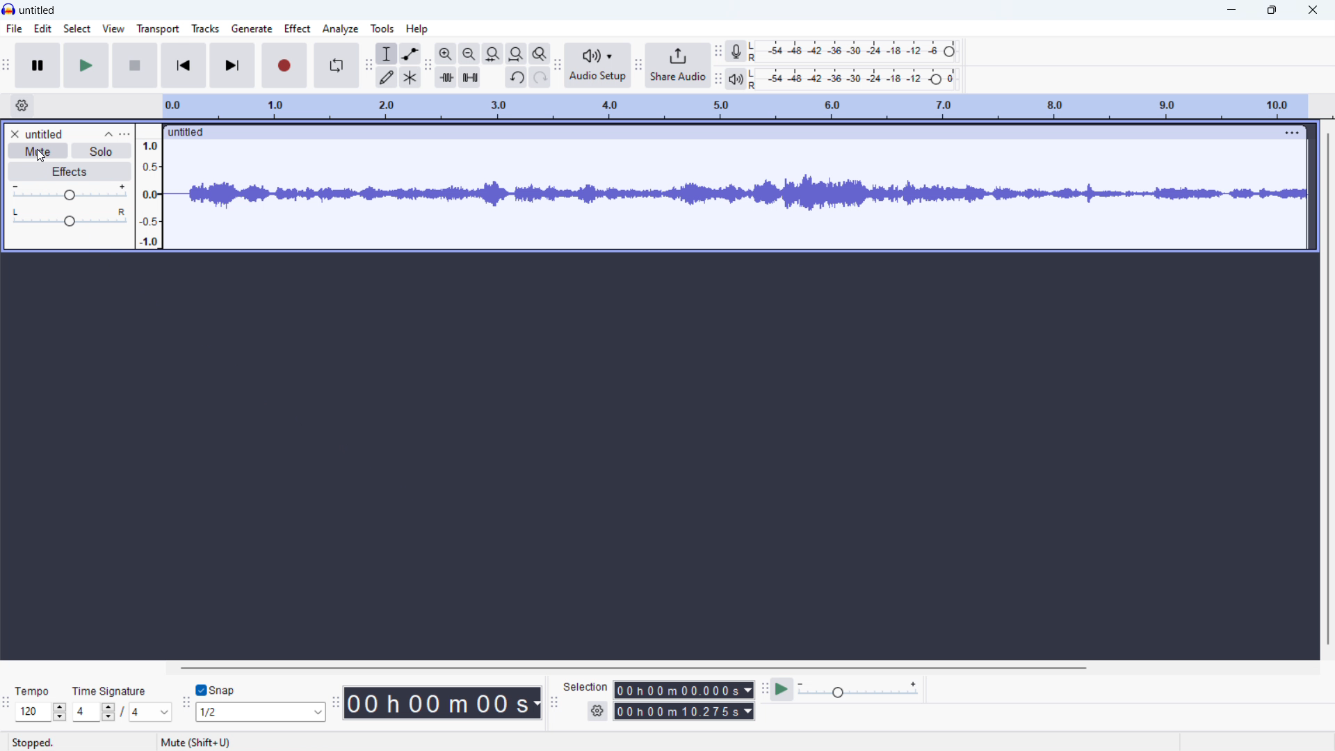 This screenshot has height=751, width=1335. What do you see at coordinates (446, 54) in the screenshot?
I see `zoom in` at bounding box center [446, 54].